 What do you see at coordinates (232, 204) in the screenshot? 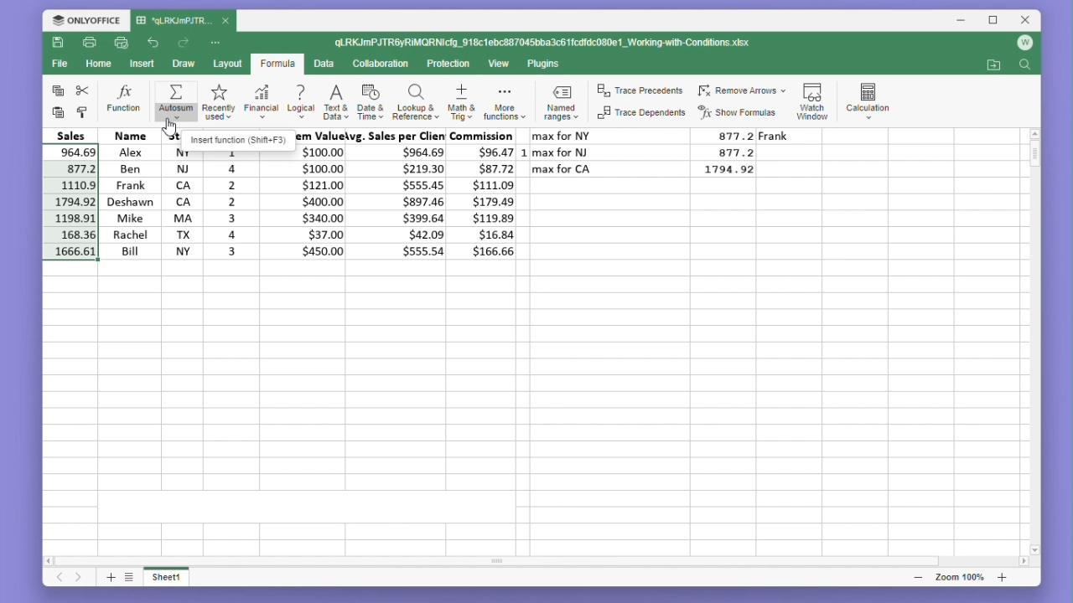
I see `no. clients` at bounding box center [232, 204].